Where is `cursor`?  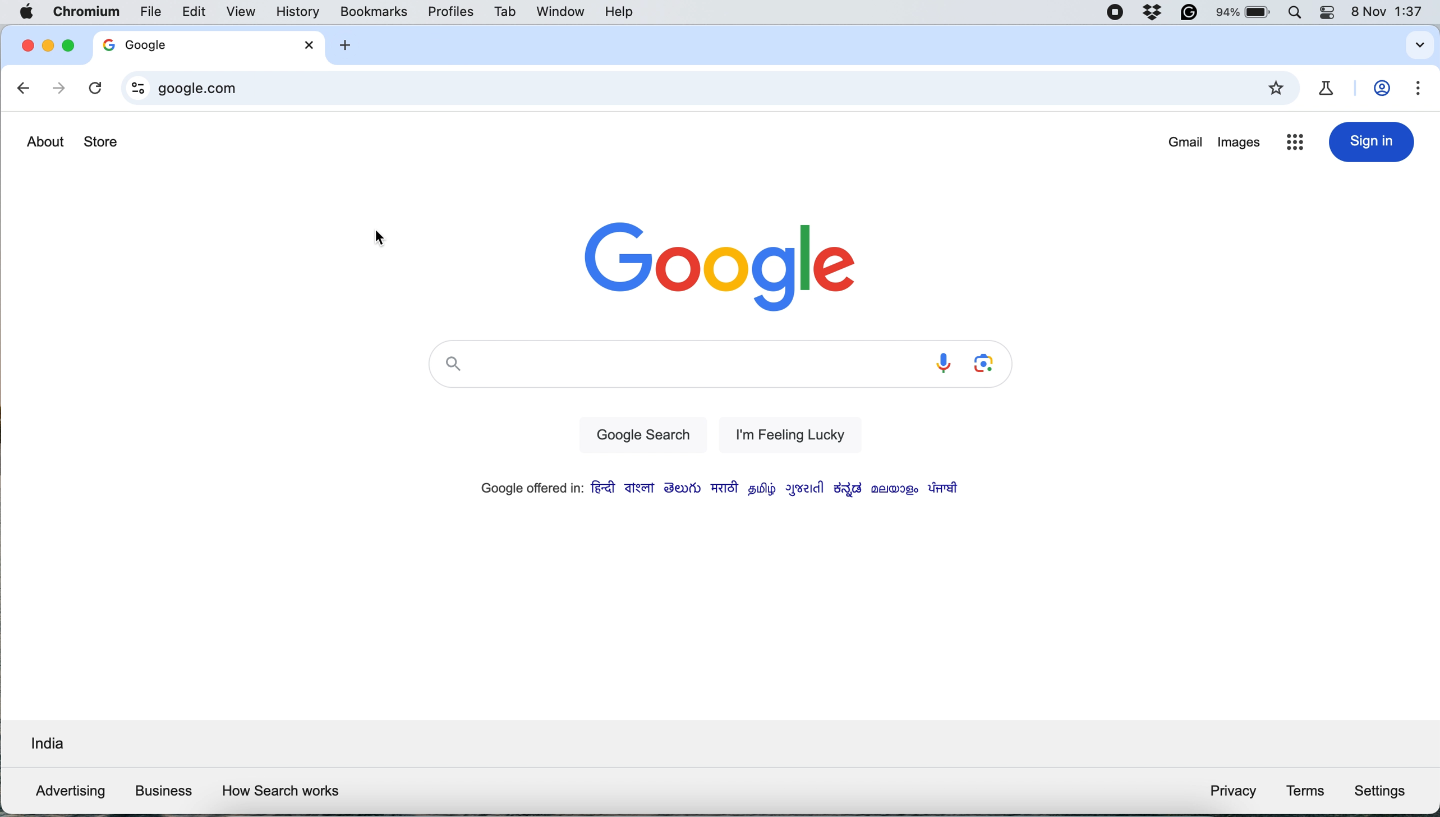
cursor is located at coordinates (382, 238).